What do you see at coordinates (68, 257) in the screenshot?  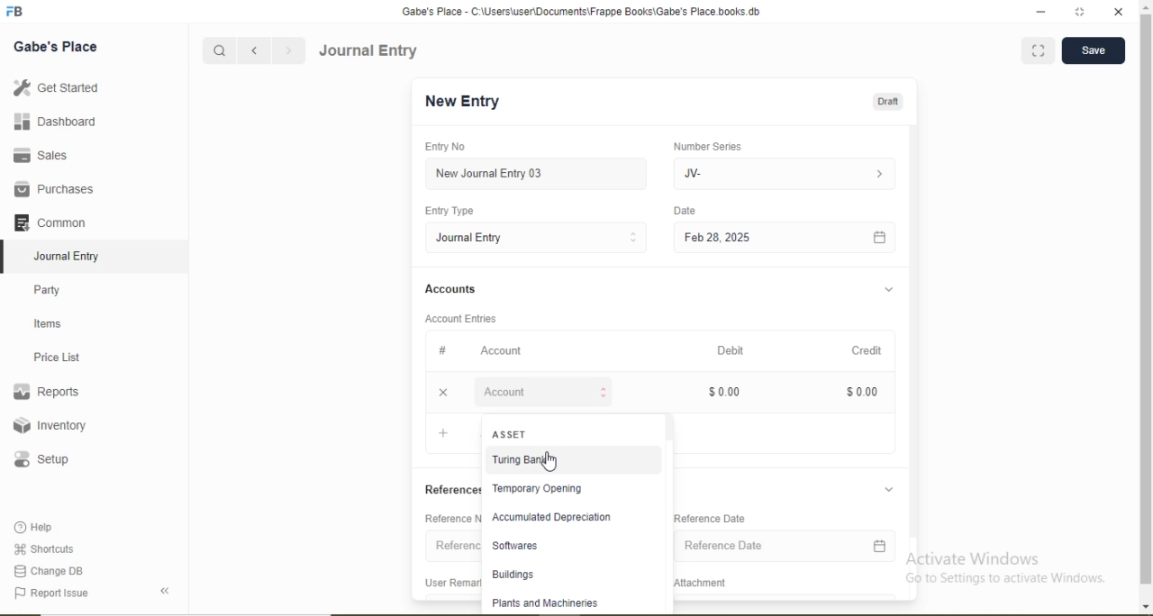 I see `Journal Entry` at bounding box center [68, 257].